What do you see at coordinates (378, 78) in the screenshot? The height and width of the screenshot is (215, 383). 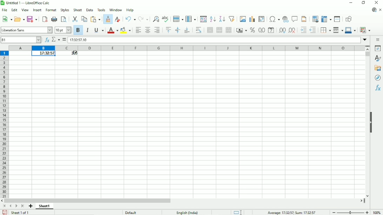 I see `Navigator` at bounding box center [378, 78].